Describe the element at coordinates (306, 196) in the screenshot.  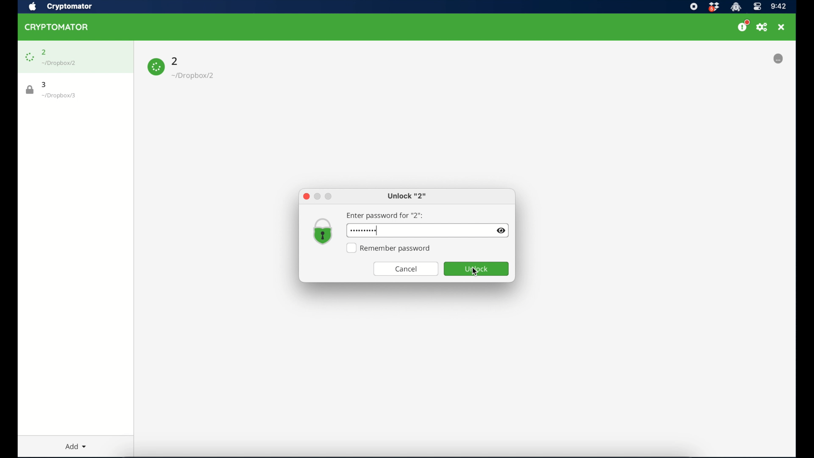
I see `close` at that location.